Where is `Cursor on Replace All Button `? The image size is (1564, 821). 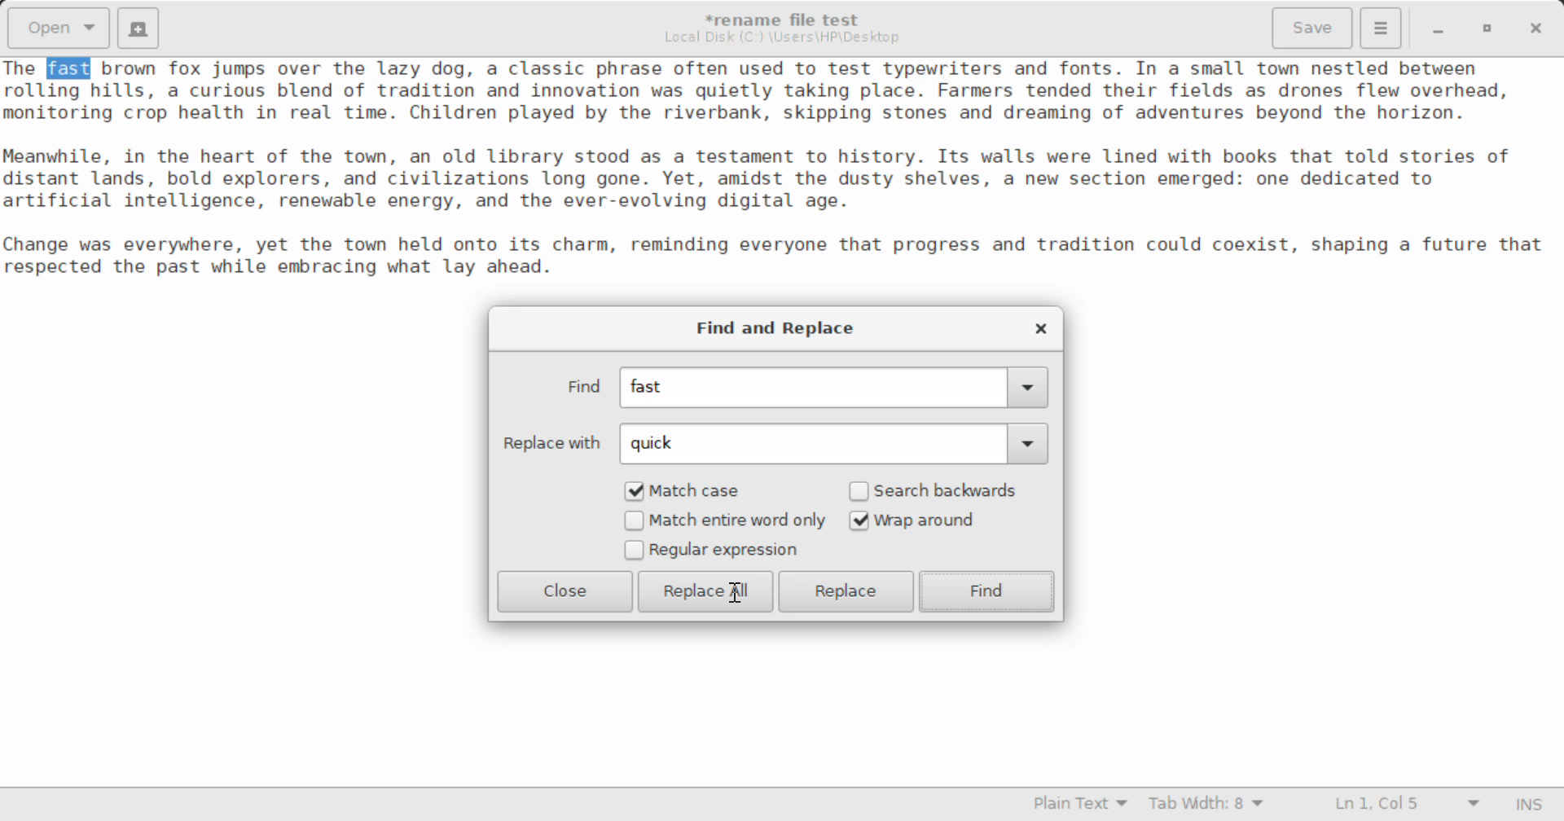 Cursor on Replace All Button  is located at coordinates (736, 591).